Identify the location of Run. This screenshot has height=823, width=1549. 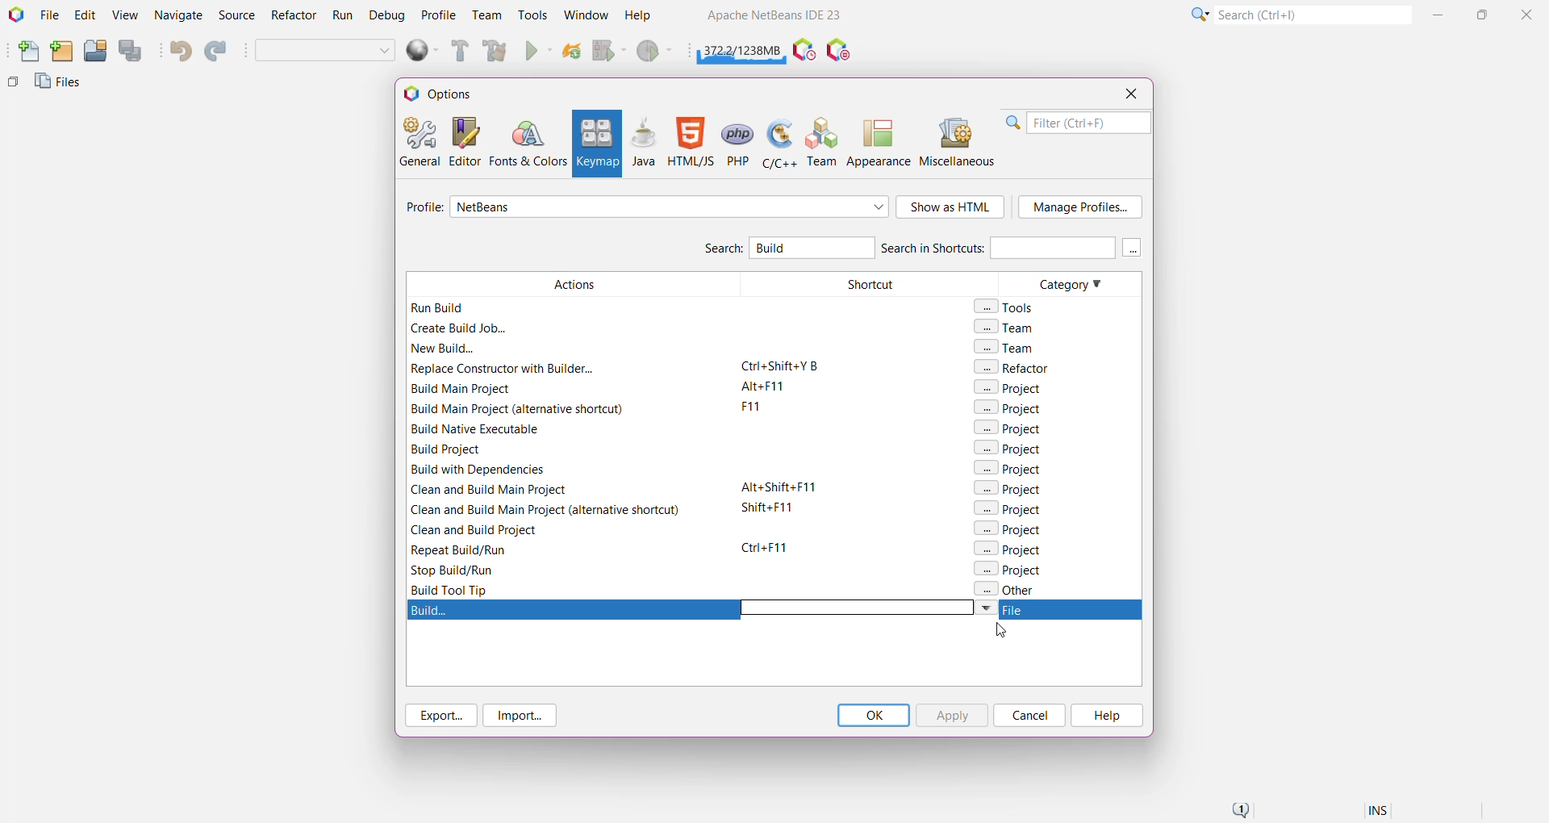
(539, 52).